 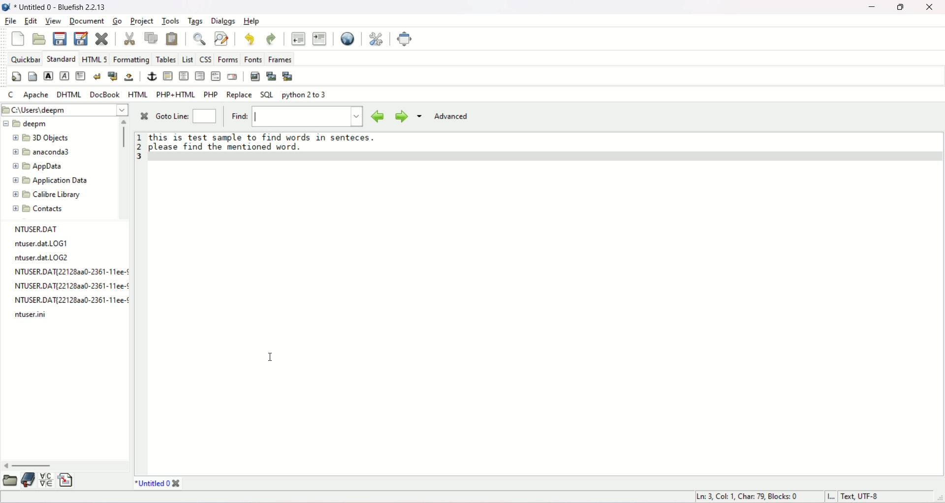 I want to click on break and clear, so click(x=113, y=77).